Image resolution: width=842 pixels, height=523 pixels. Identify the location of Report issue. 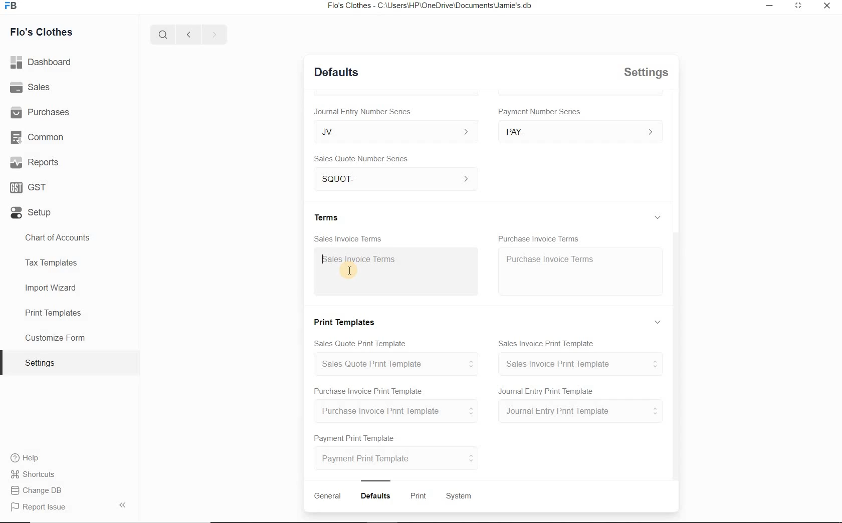
(39, 507).